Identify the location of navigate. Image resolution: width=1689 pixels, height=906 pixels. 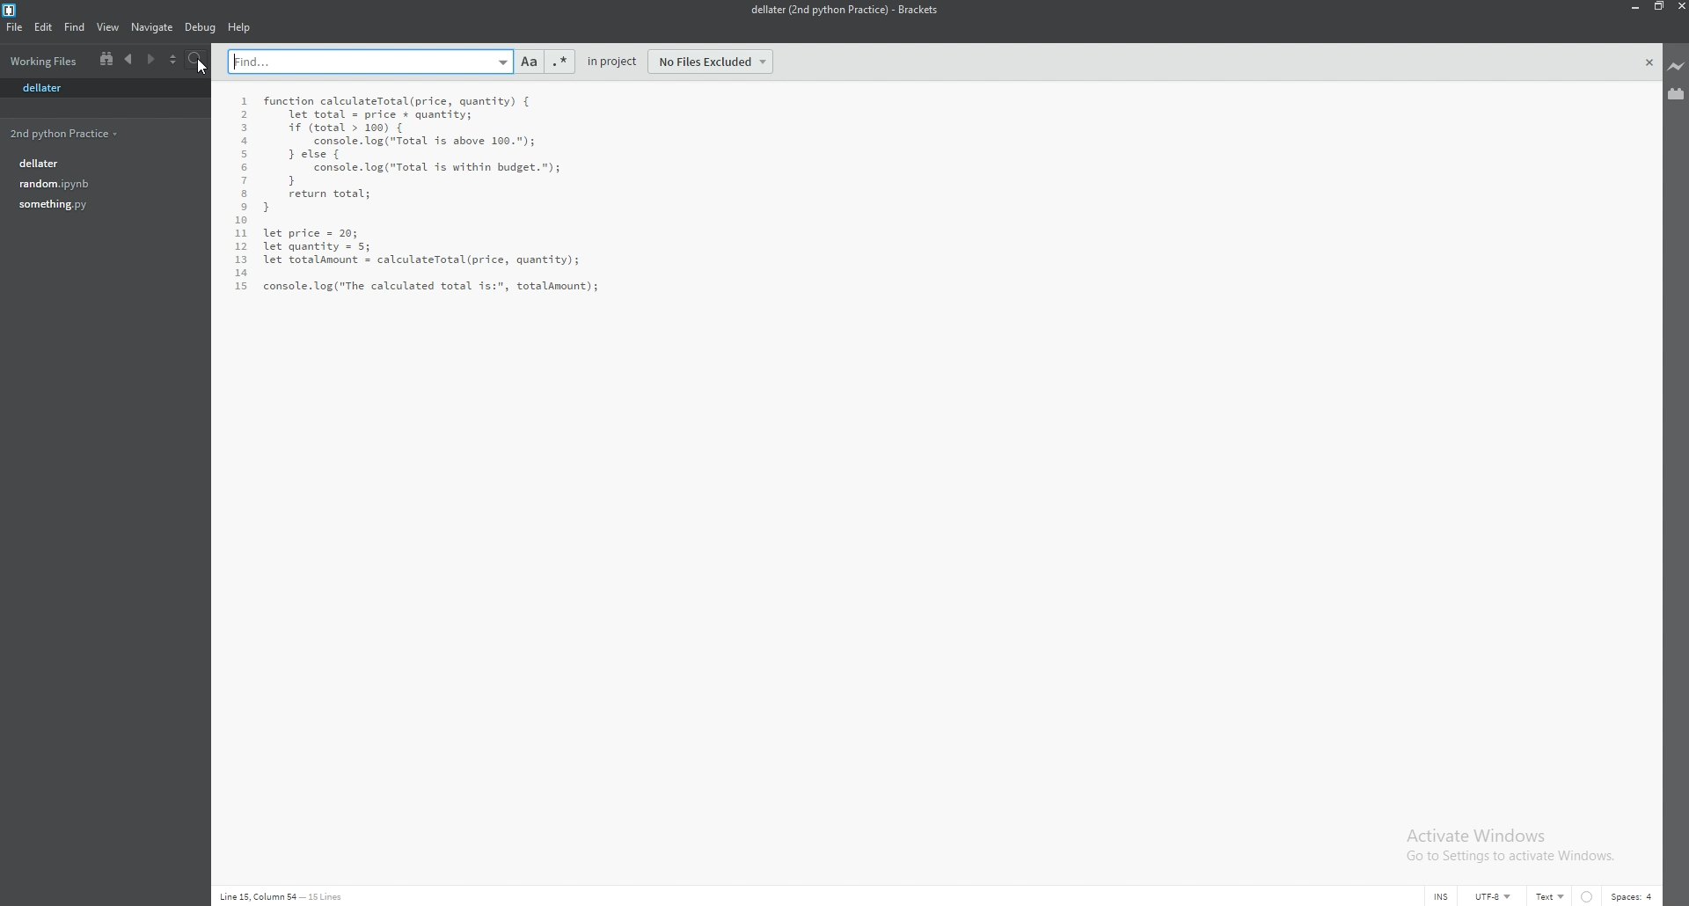
(153, 28).